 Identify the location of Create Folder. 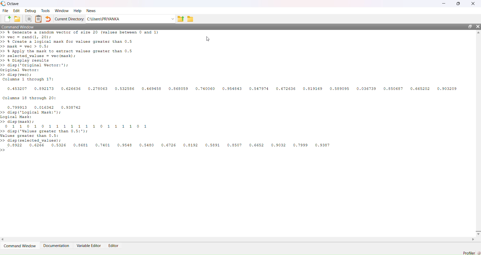
(18, 19).